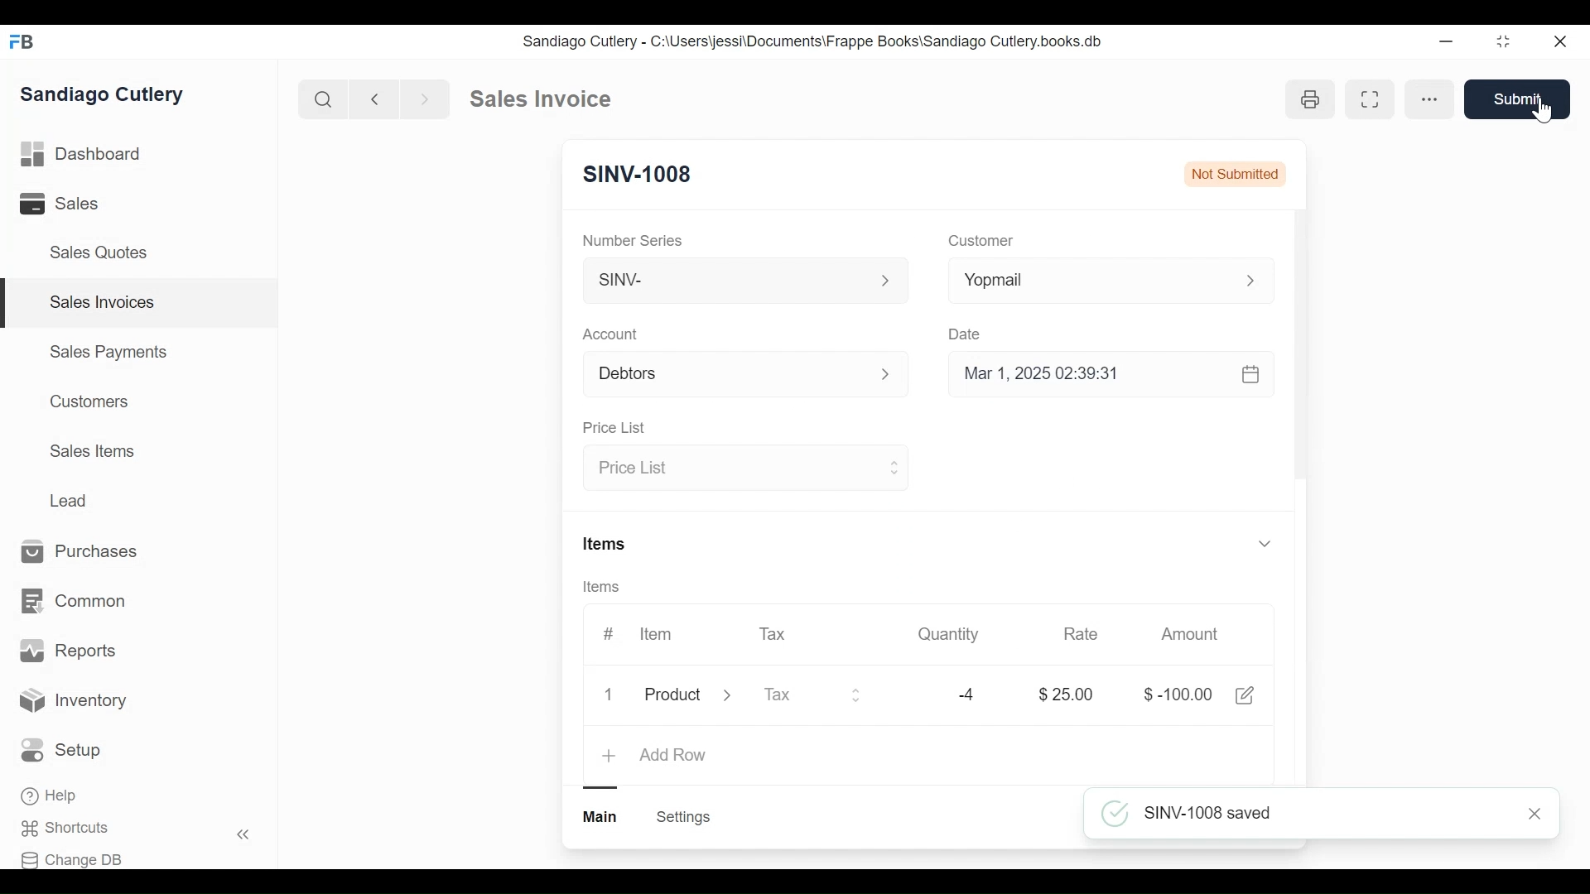 This screenshot has height=894, width=1590. I want to click on Sales invoice, so click(540, 99).